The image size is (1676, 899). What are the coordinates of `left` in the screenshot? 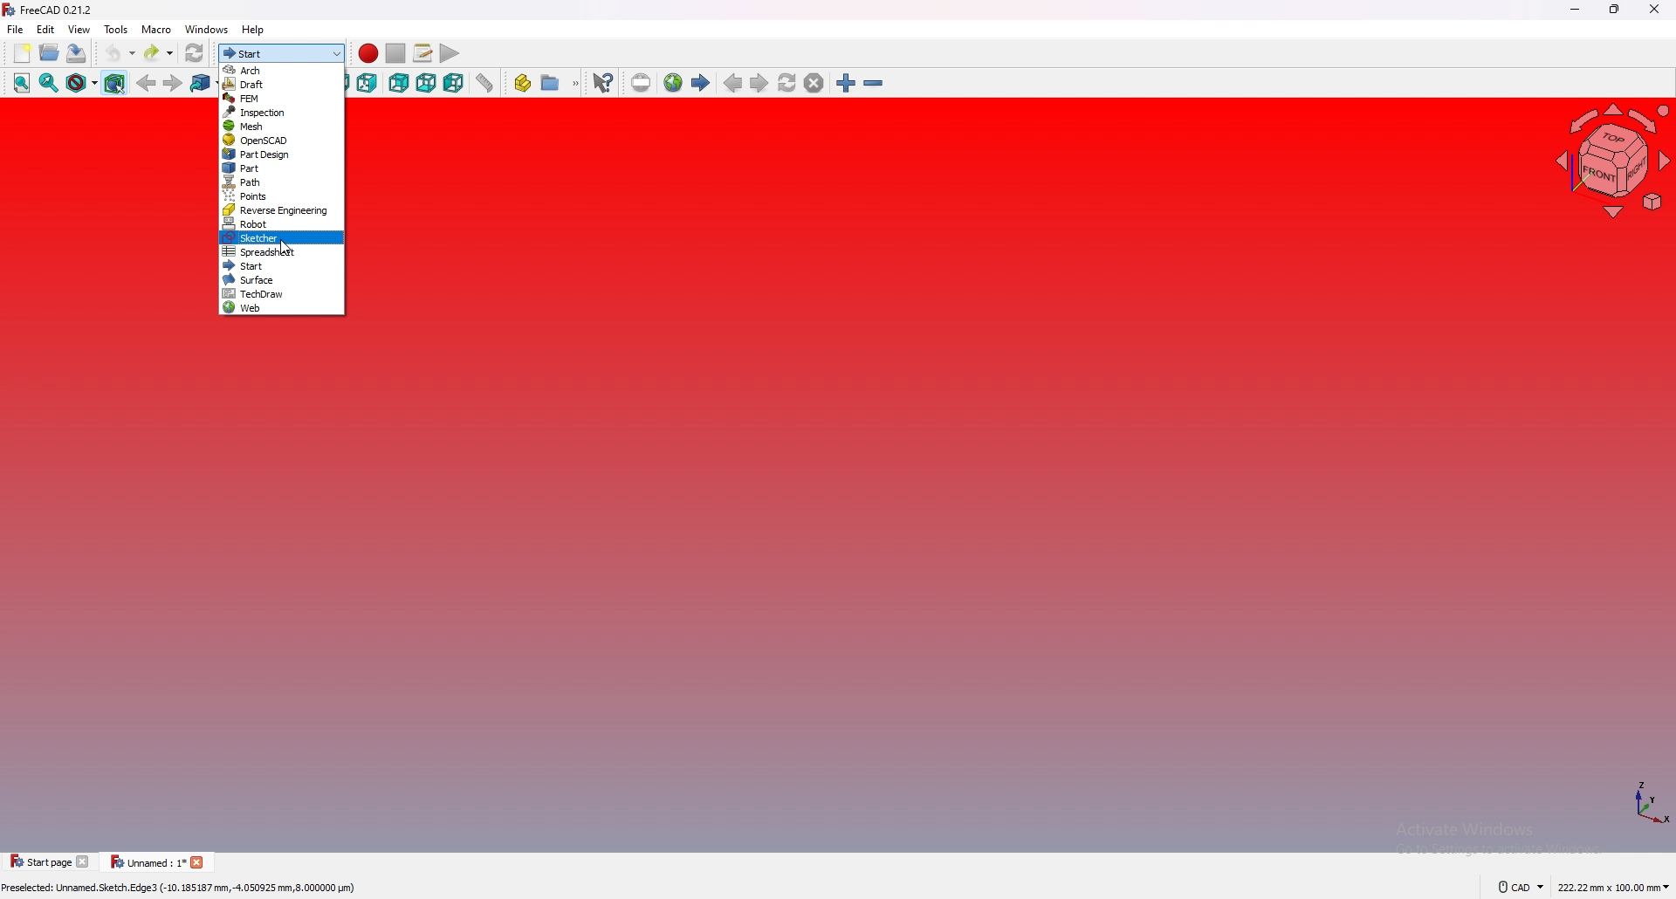 It's located at (454, 82).